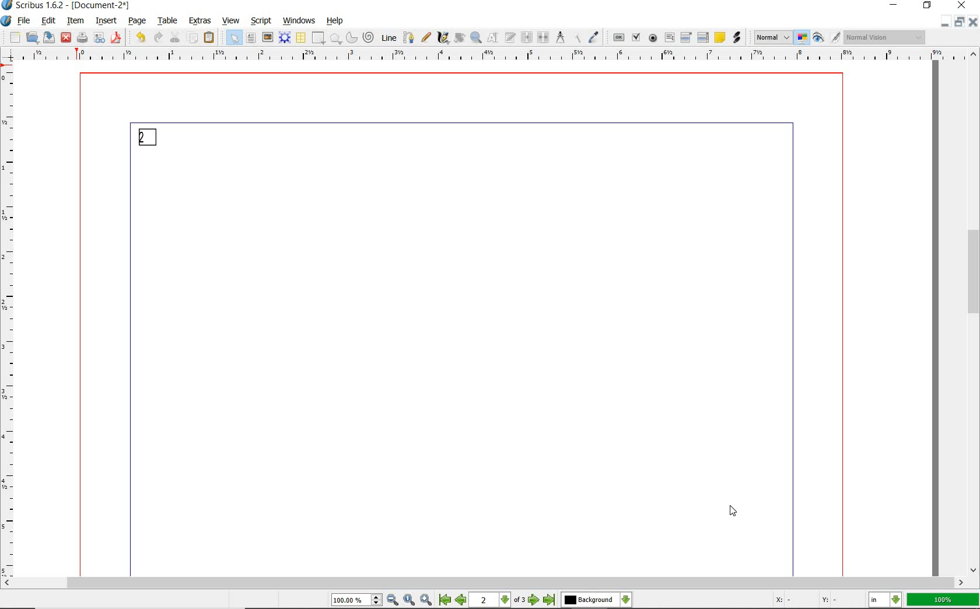  Describe the element at coordinates (960, 23) in the screenshot. I see `Minimize` at that location.